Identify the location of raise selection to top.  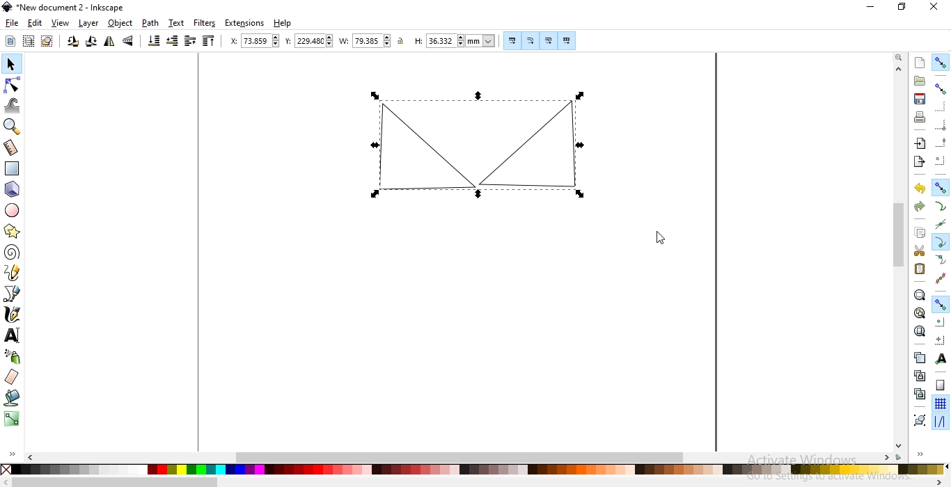
(210, 42).